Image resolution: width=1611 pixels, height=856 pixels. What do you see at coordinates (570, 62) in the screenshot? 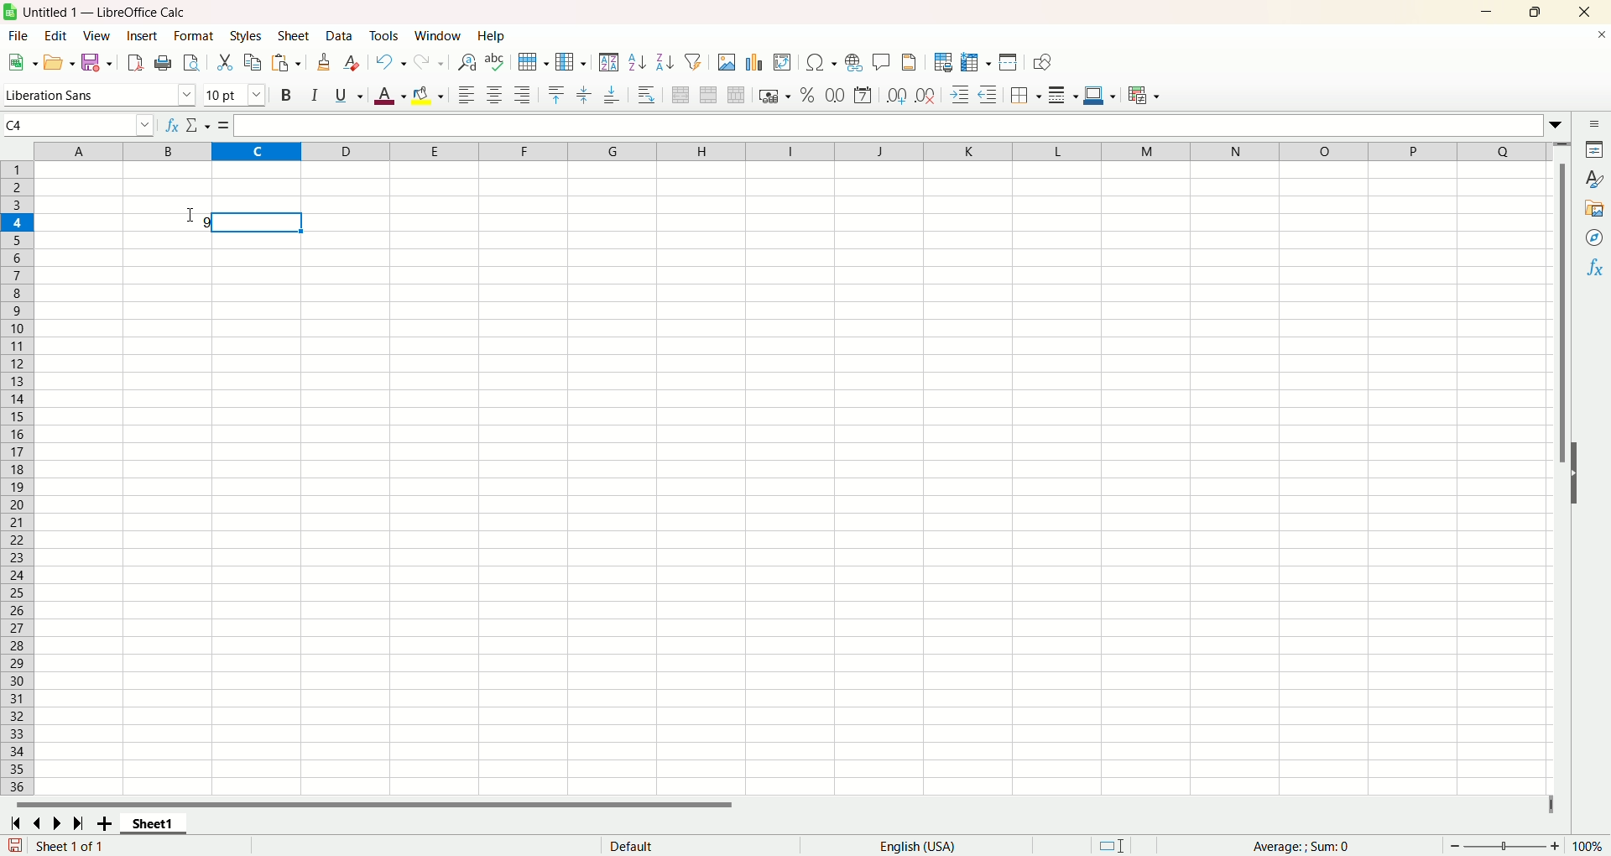
I see `column` at bounding box center [570, 62].